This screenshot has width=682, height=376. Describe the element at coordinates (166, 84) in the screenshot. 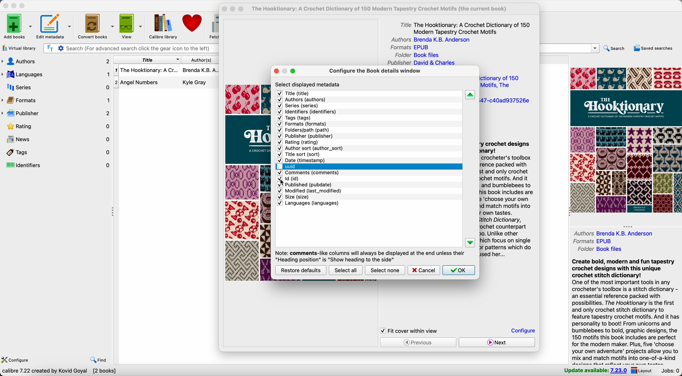

I see `Angel numbers book details` at that location.